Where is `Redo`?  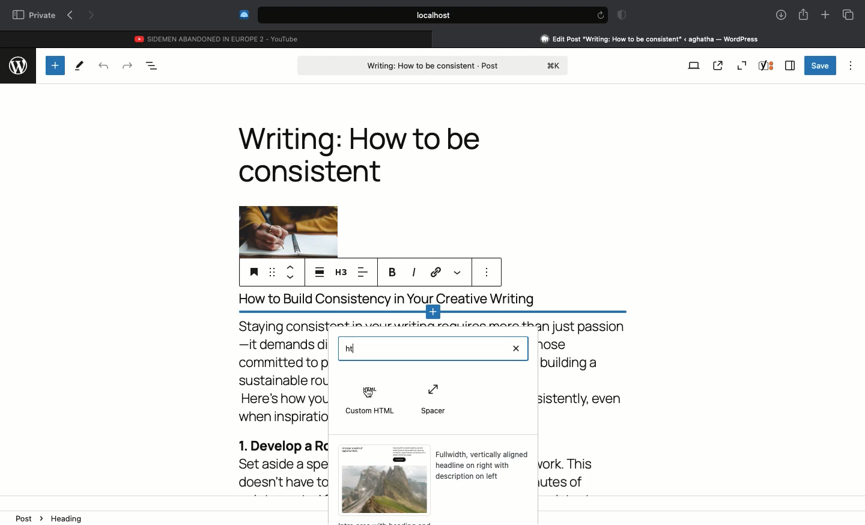 Redo is located at coordinates (127, 65).